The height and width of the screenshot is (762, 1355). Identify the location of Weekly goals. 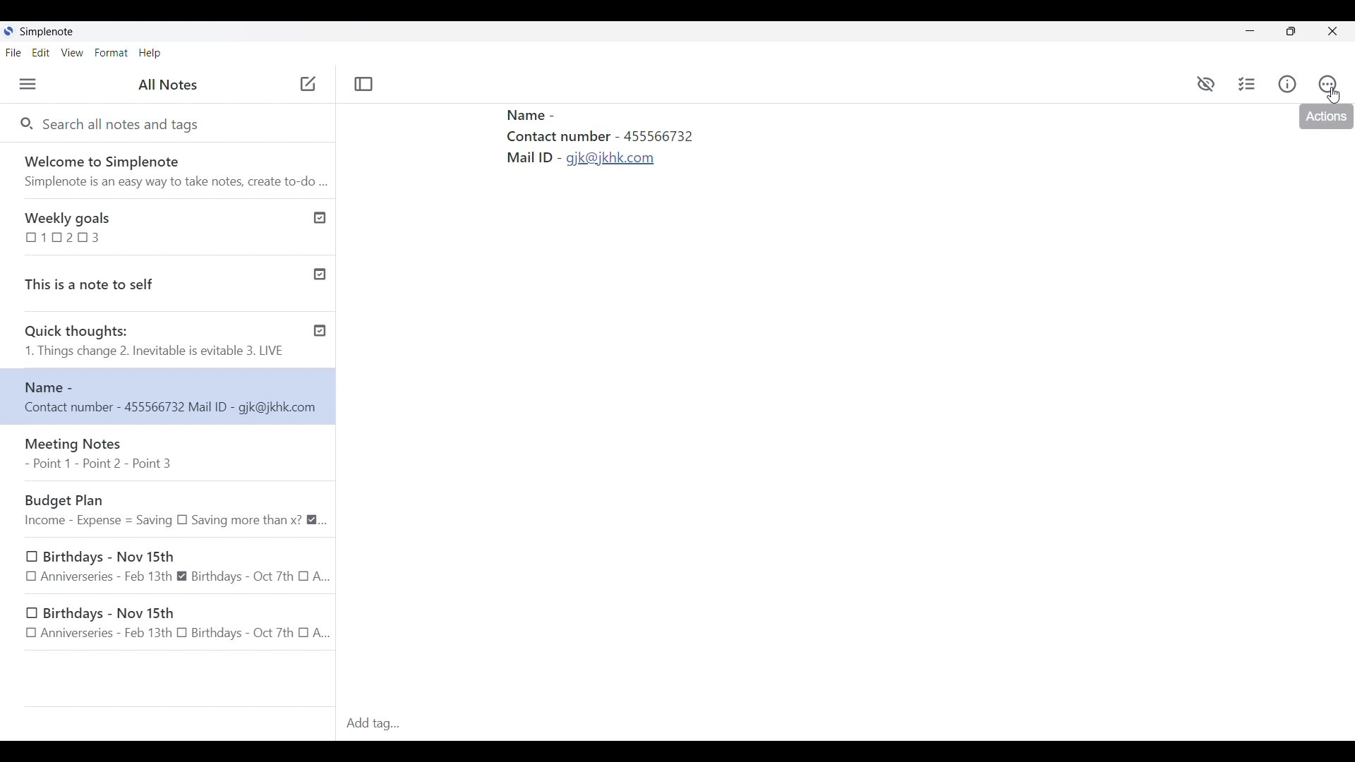
(150, 226).